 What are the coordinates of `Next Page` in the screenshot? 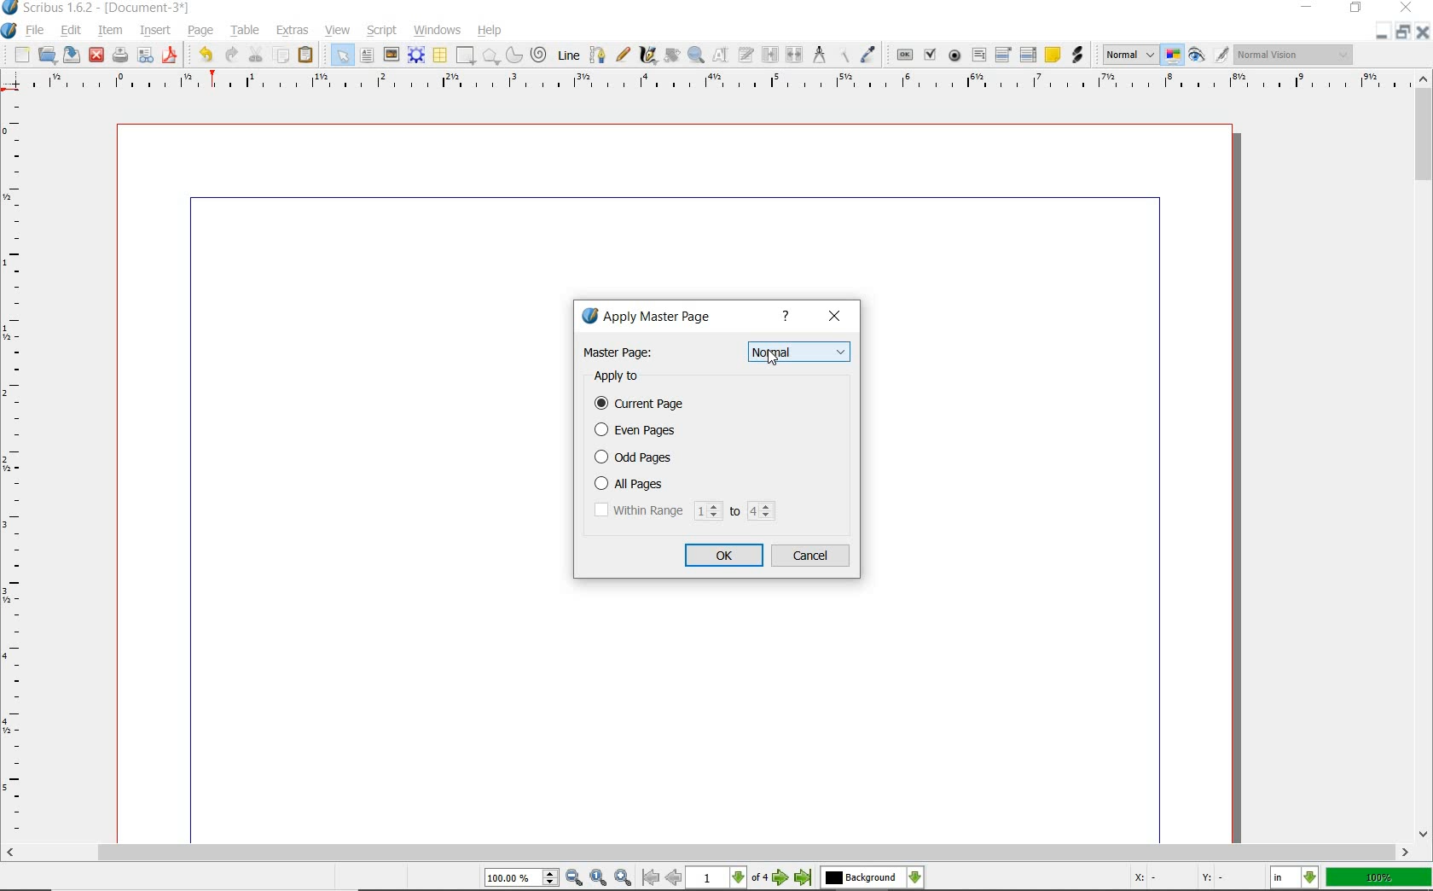 It's located at (781, 879).